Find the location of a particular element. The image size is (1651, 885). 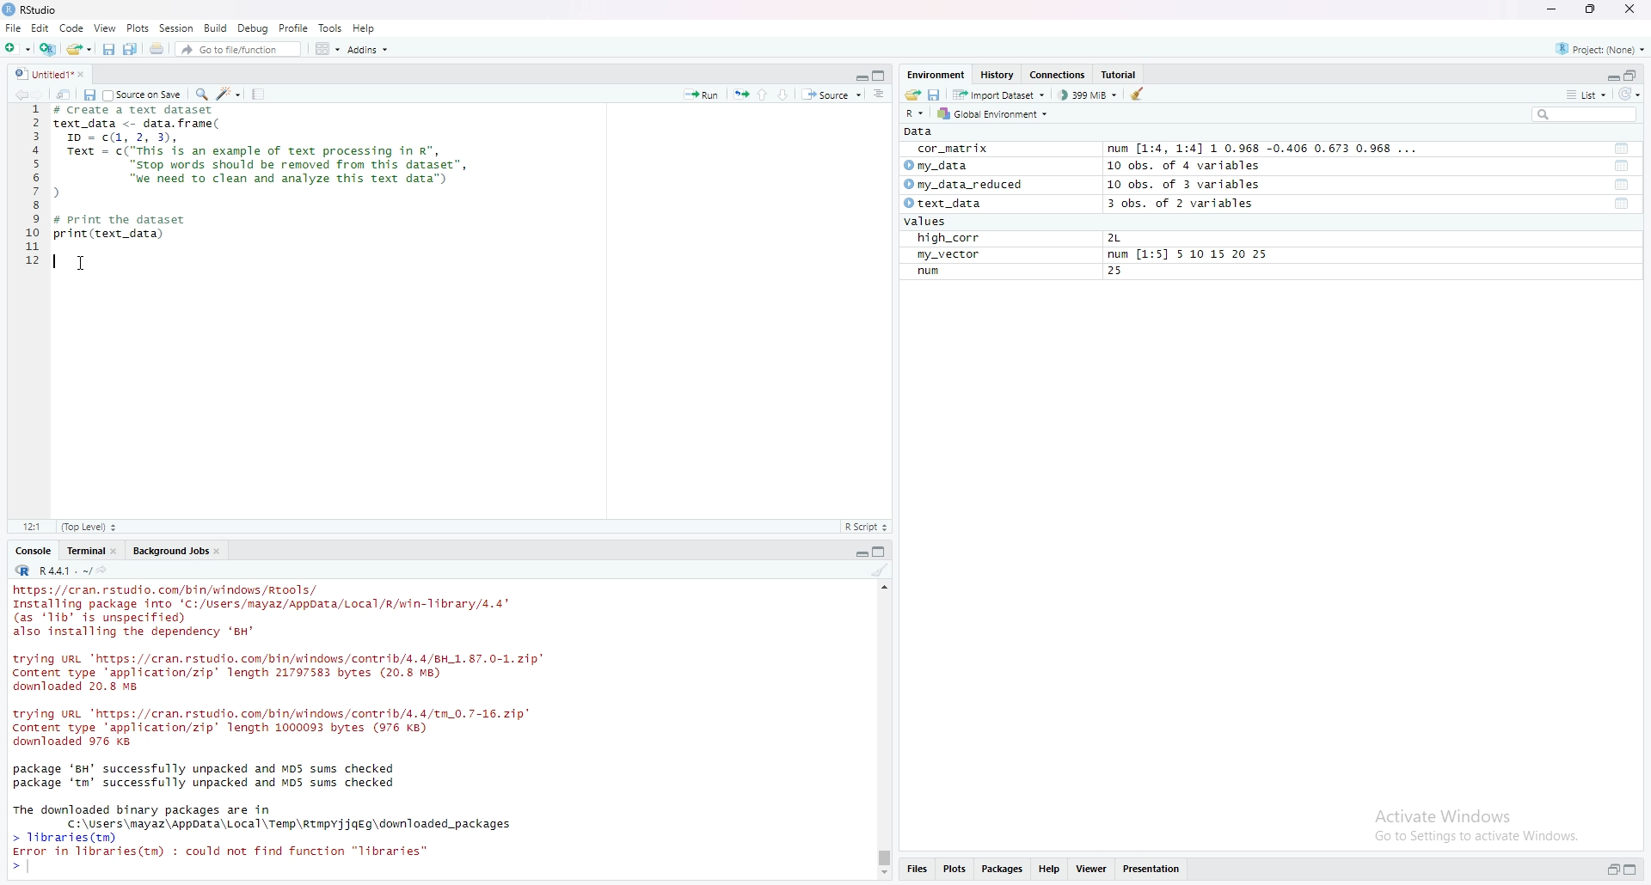

maximize is located at coordinates (1587, 9).